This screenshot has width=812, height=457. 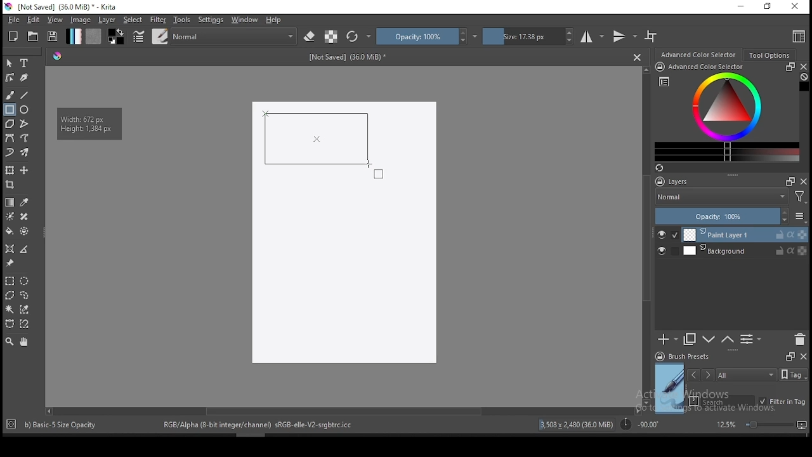 What do you see at coordinates (9, 281) in the screenshot?
I see `rectangular selection tool` at bounding box center [9, 281].